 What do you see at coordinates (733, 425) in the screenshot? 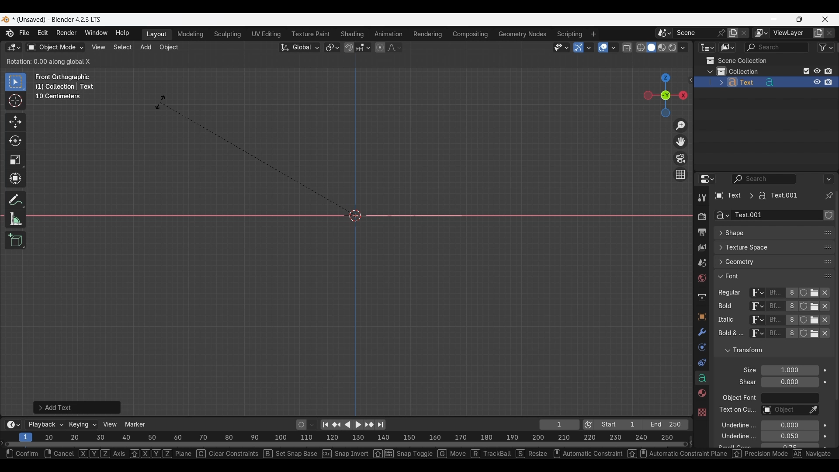
I see `underline` at bounding box center [733, 425].